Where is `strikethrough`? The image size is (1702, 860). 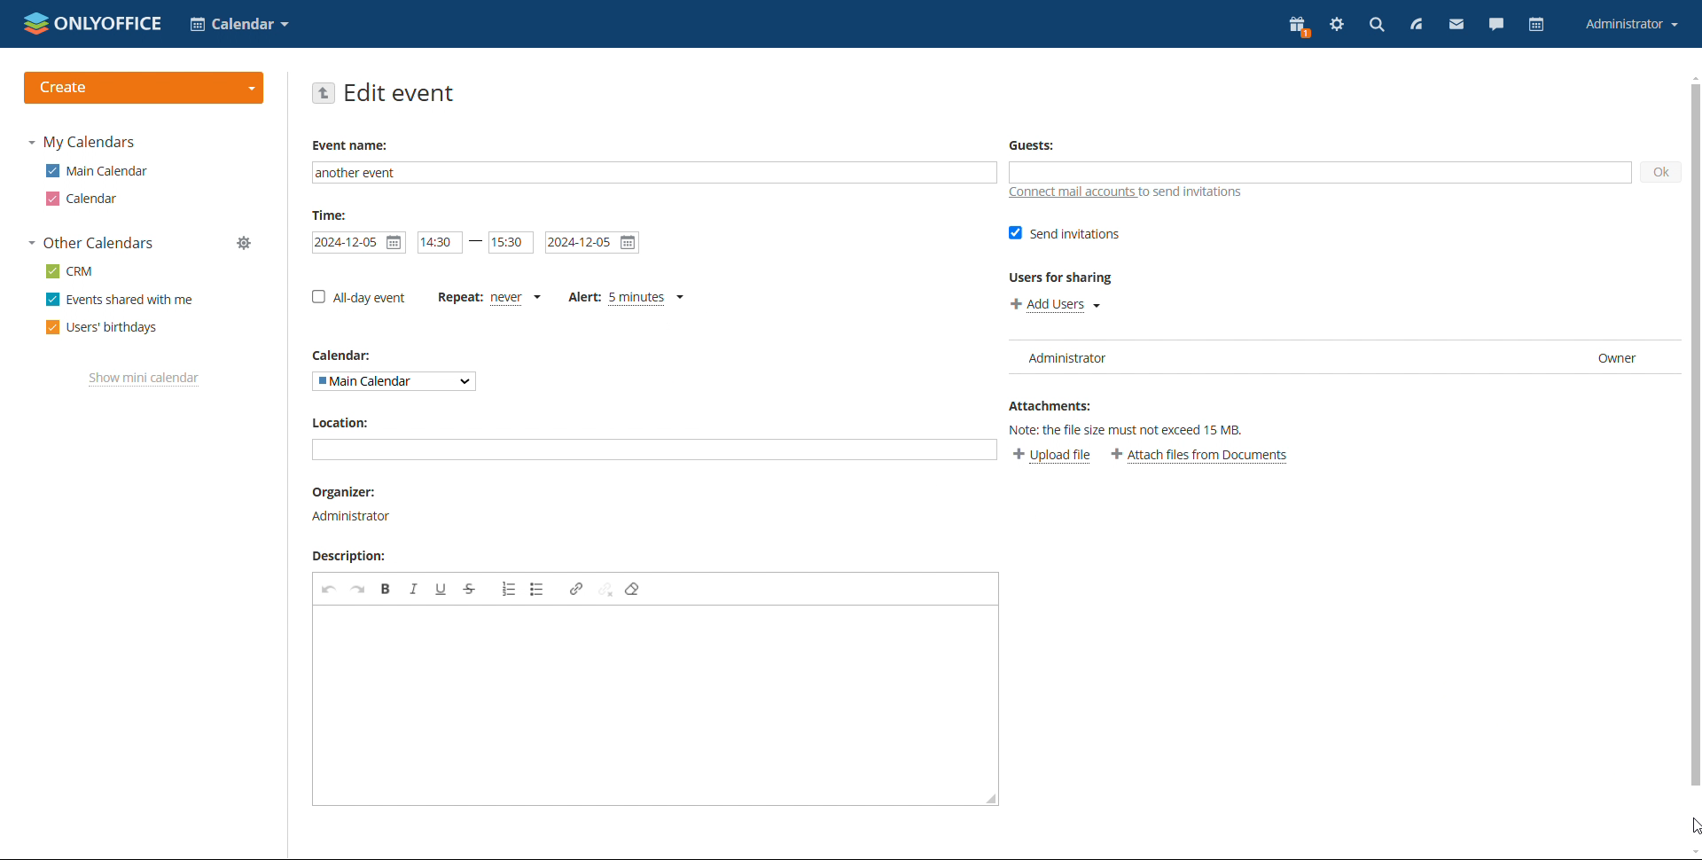 strikethrough is located at coordinates (470, 589).